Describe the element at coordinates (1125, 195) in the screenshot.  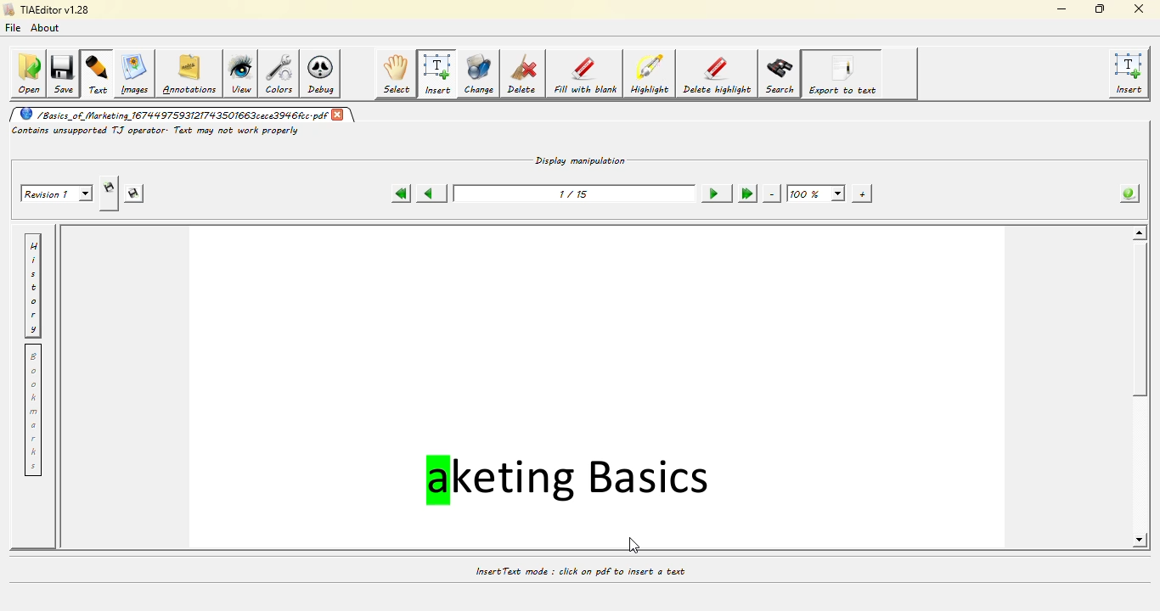
I see `info about the pdf` at that location.